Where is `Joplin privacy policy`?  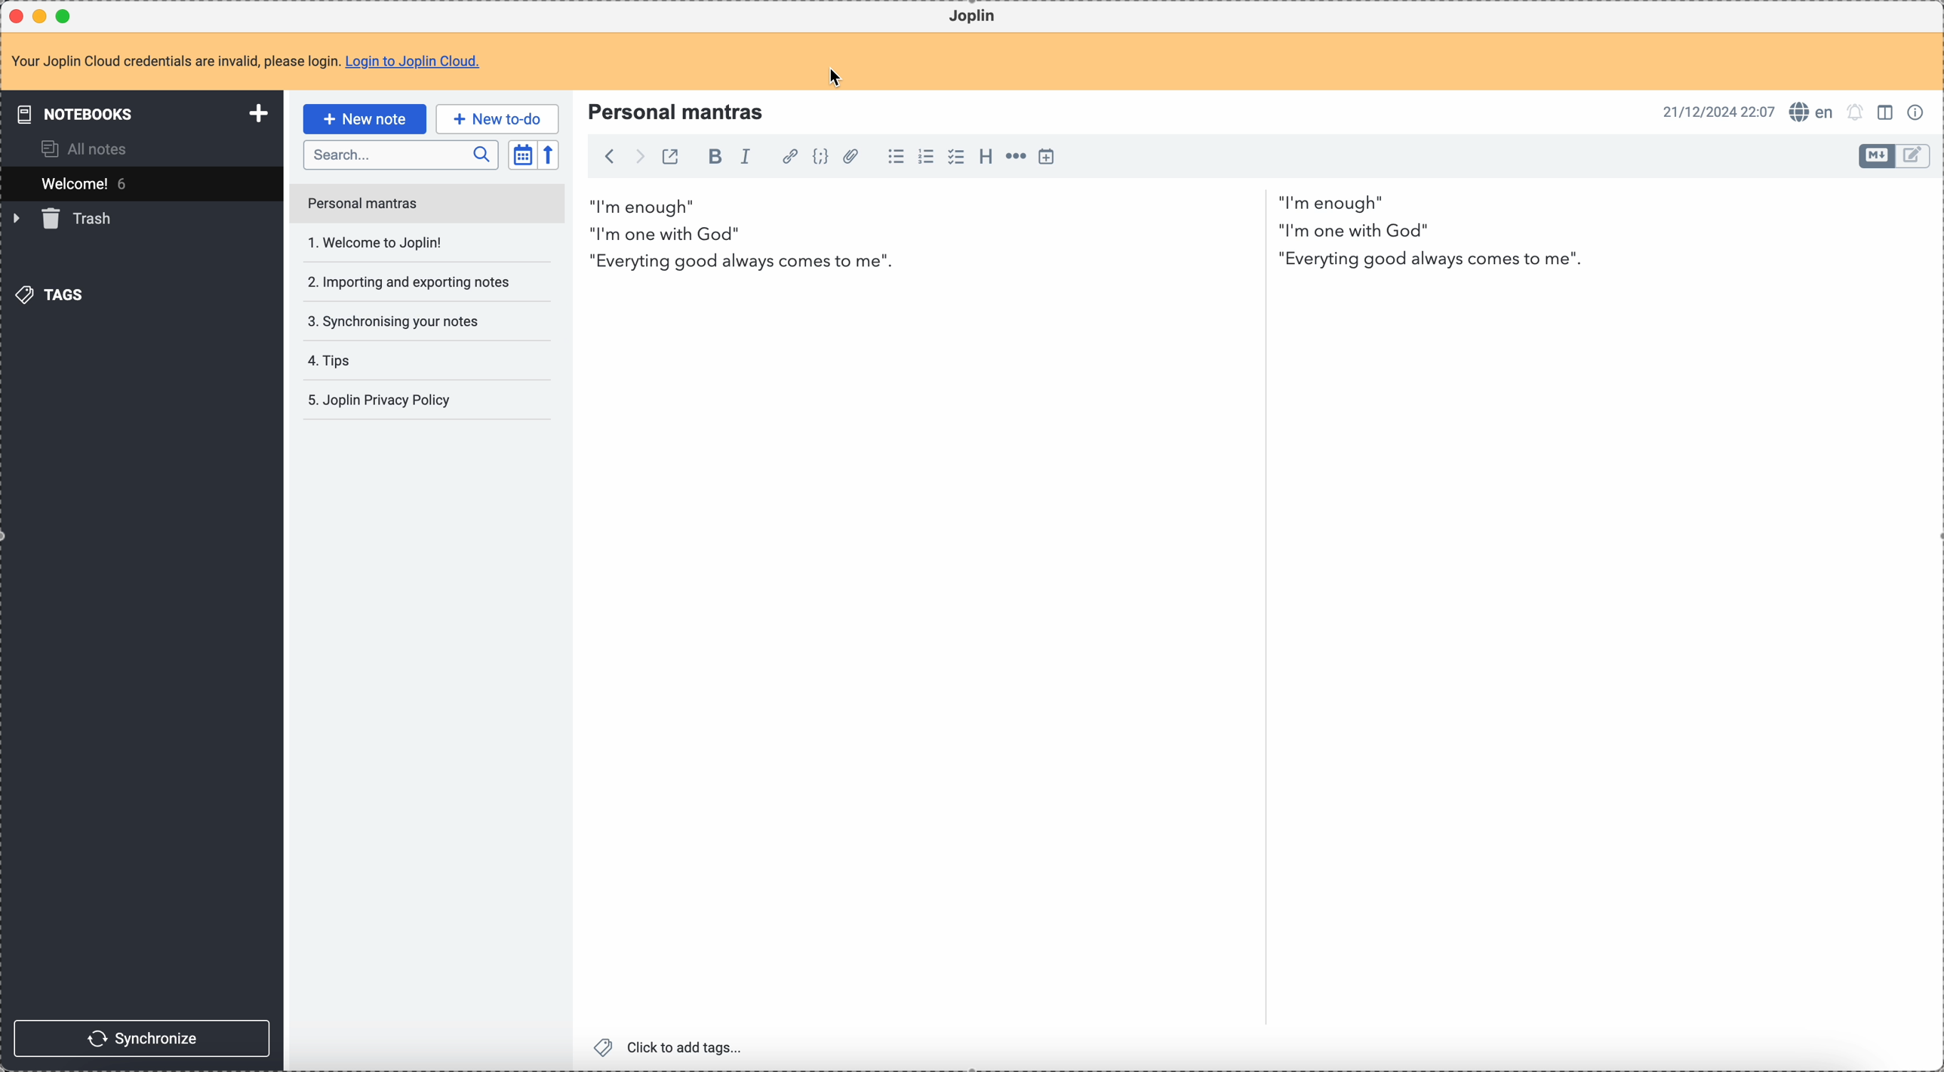
Joplin privacy policy is located at coordinates (381, 401).